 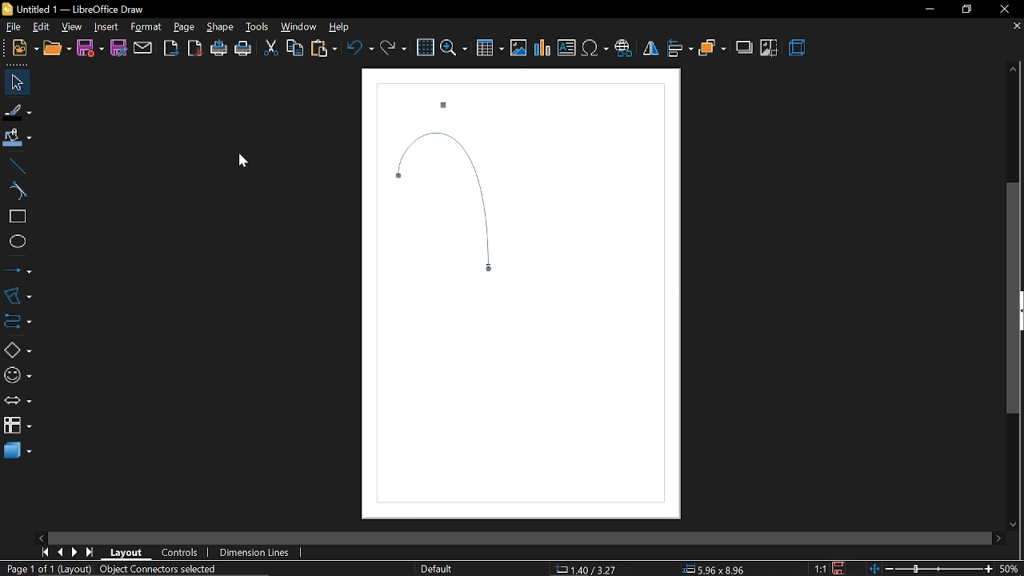 What do you see at coordinates (394, 50) in the screenshot?
I see `redo` at bounding box center [394, 50].